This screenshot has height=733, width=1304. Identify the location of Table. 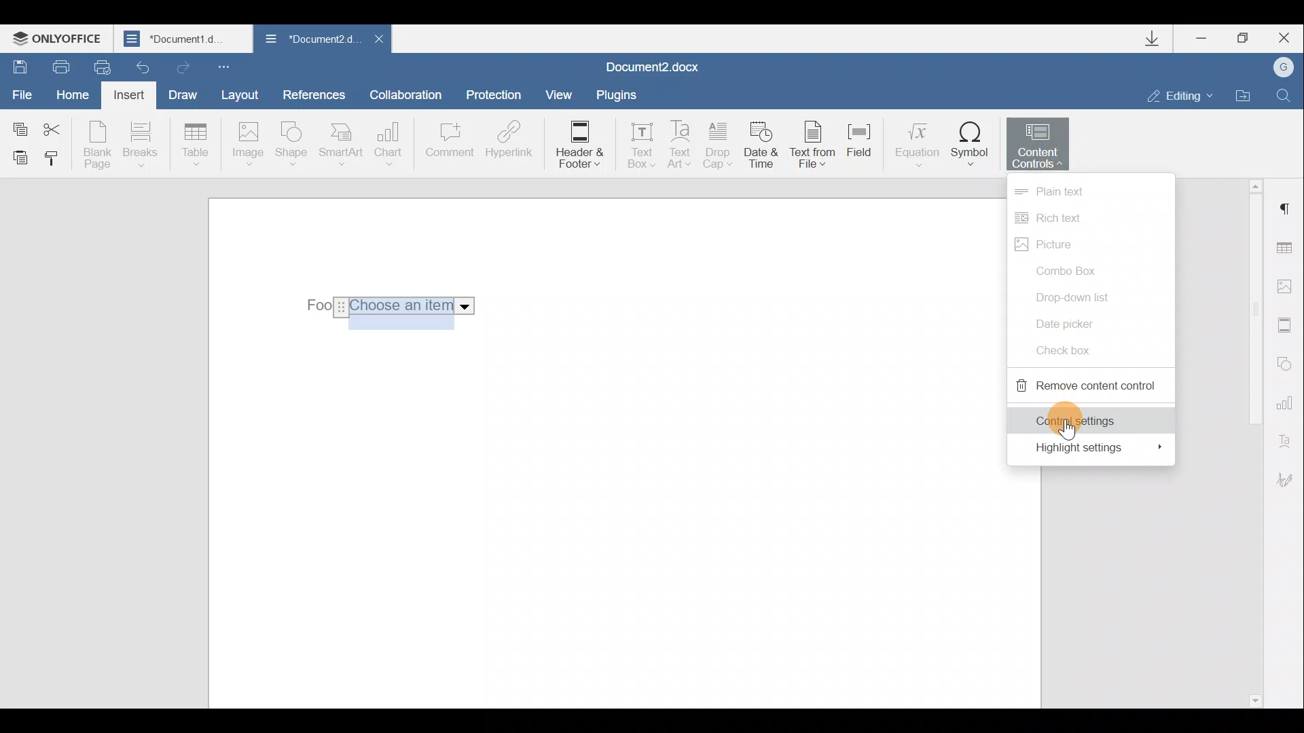
(196, 146).